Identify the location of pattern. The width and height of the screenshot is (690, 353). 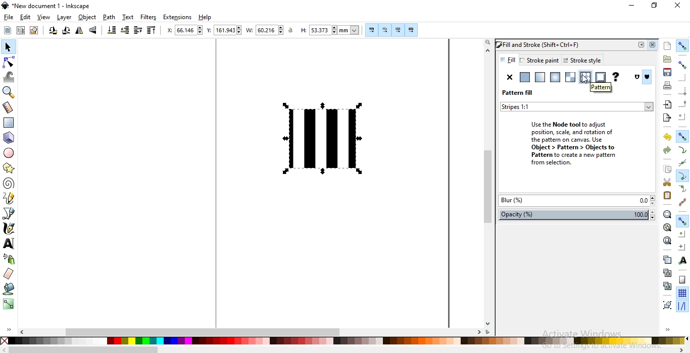
(584, 78).